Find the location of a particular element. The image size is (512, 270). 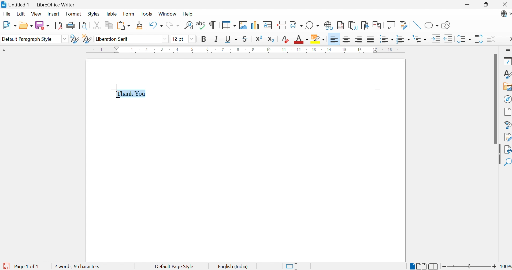

Cut is located at coordinates (96, 25).